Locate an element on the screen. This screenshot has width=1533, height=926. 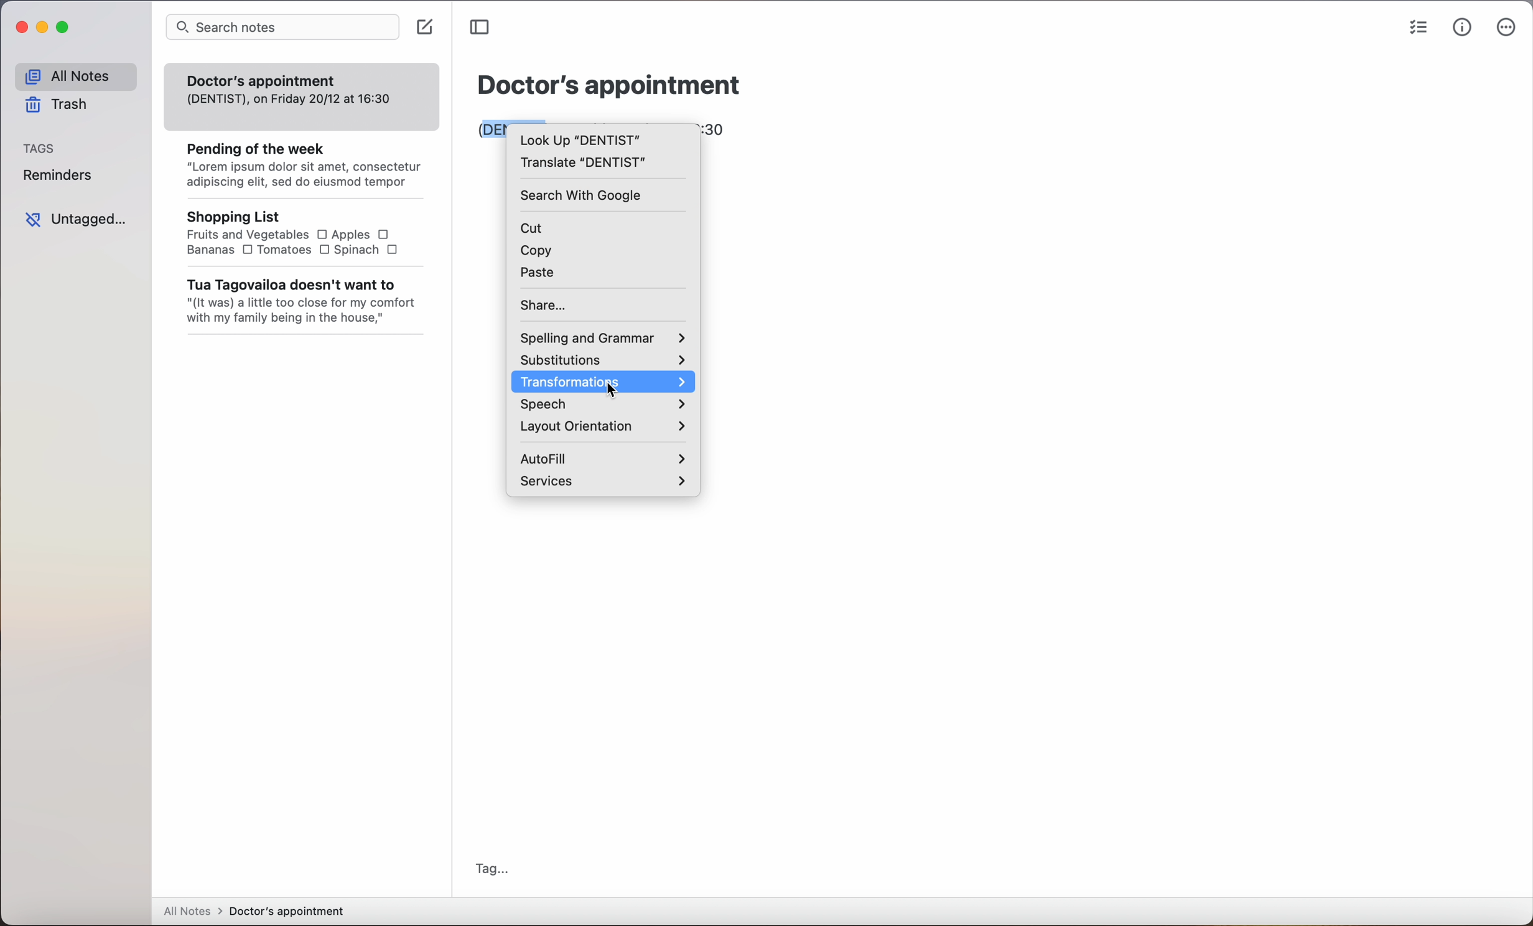
maximize is located at coordinates (65, 28).